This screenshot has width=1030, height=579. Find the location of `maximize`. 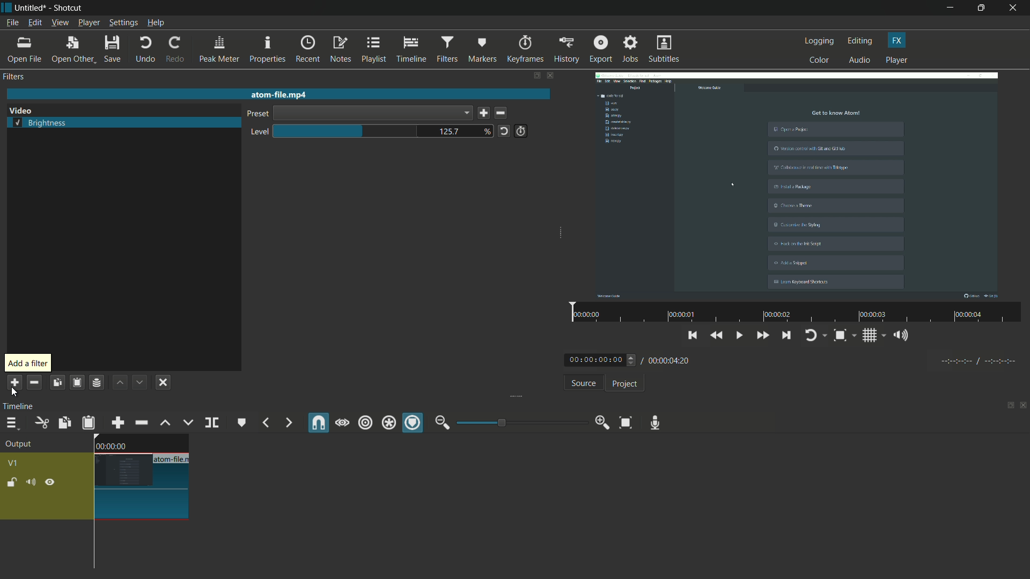

maximize is located at coordinates (983, 8).